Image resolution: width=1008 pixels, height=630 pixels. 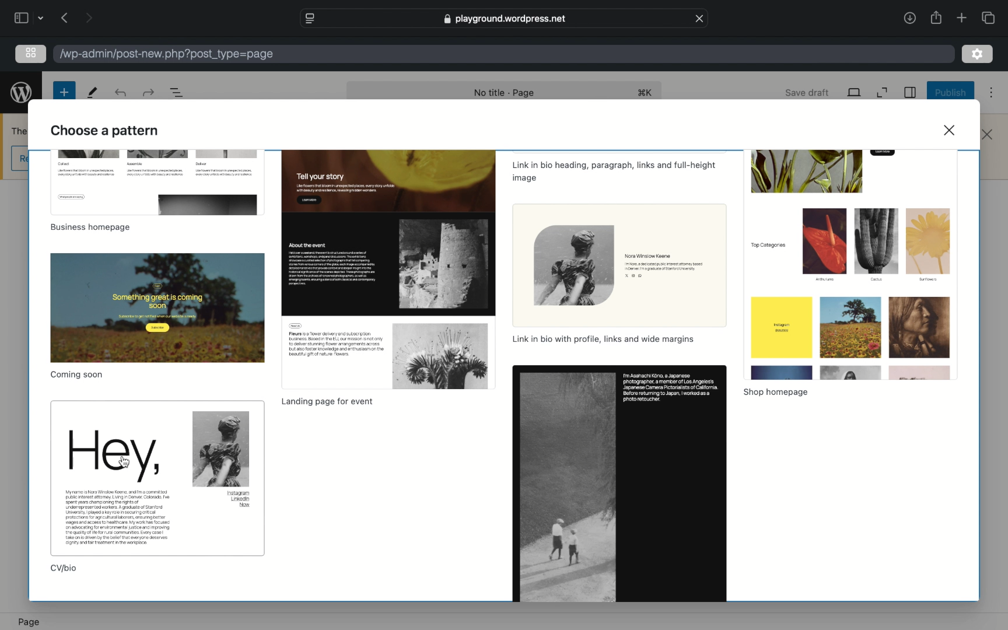 I want to click on expand, so click(x=881, y=92).